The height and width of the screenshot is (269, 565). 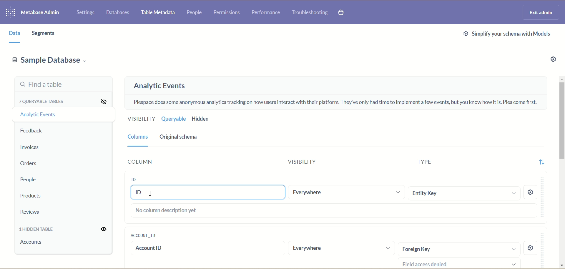 What do you see at coordinates (300, 162) in the screenshot?
I see `Visibility` at bounding box center [300, 162].